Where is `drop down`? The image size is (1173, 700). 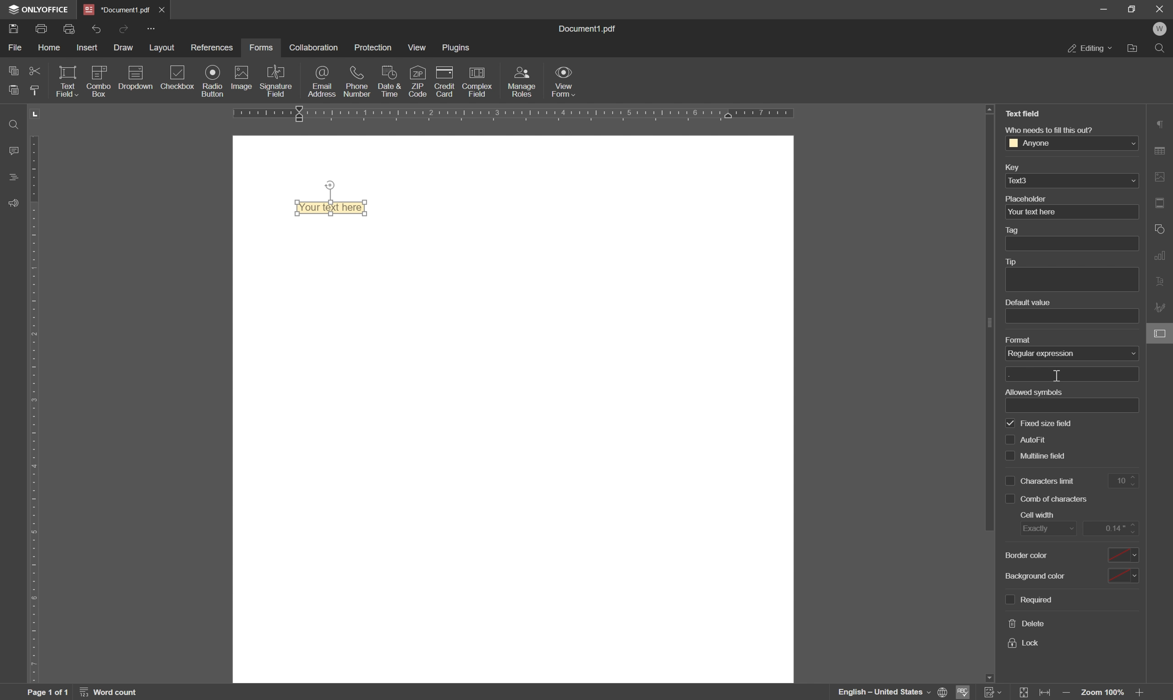 drop down is located at coordinates (1133, 181).